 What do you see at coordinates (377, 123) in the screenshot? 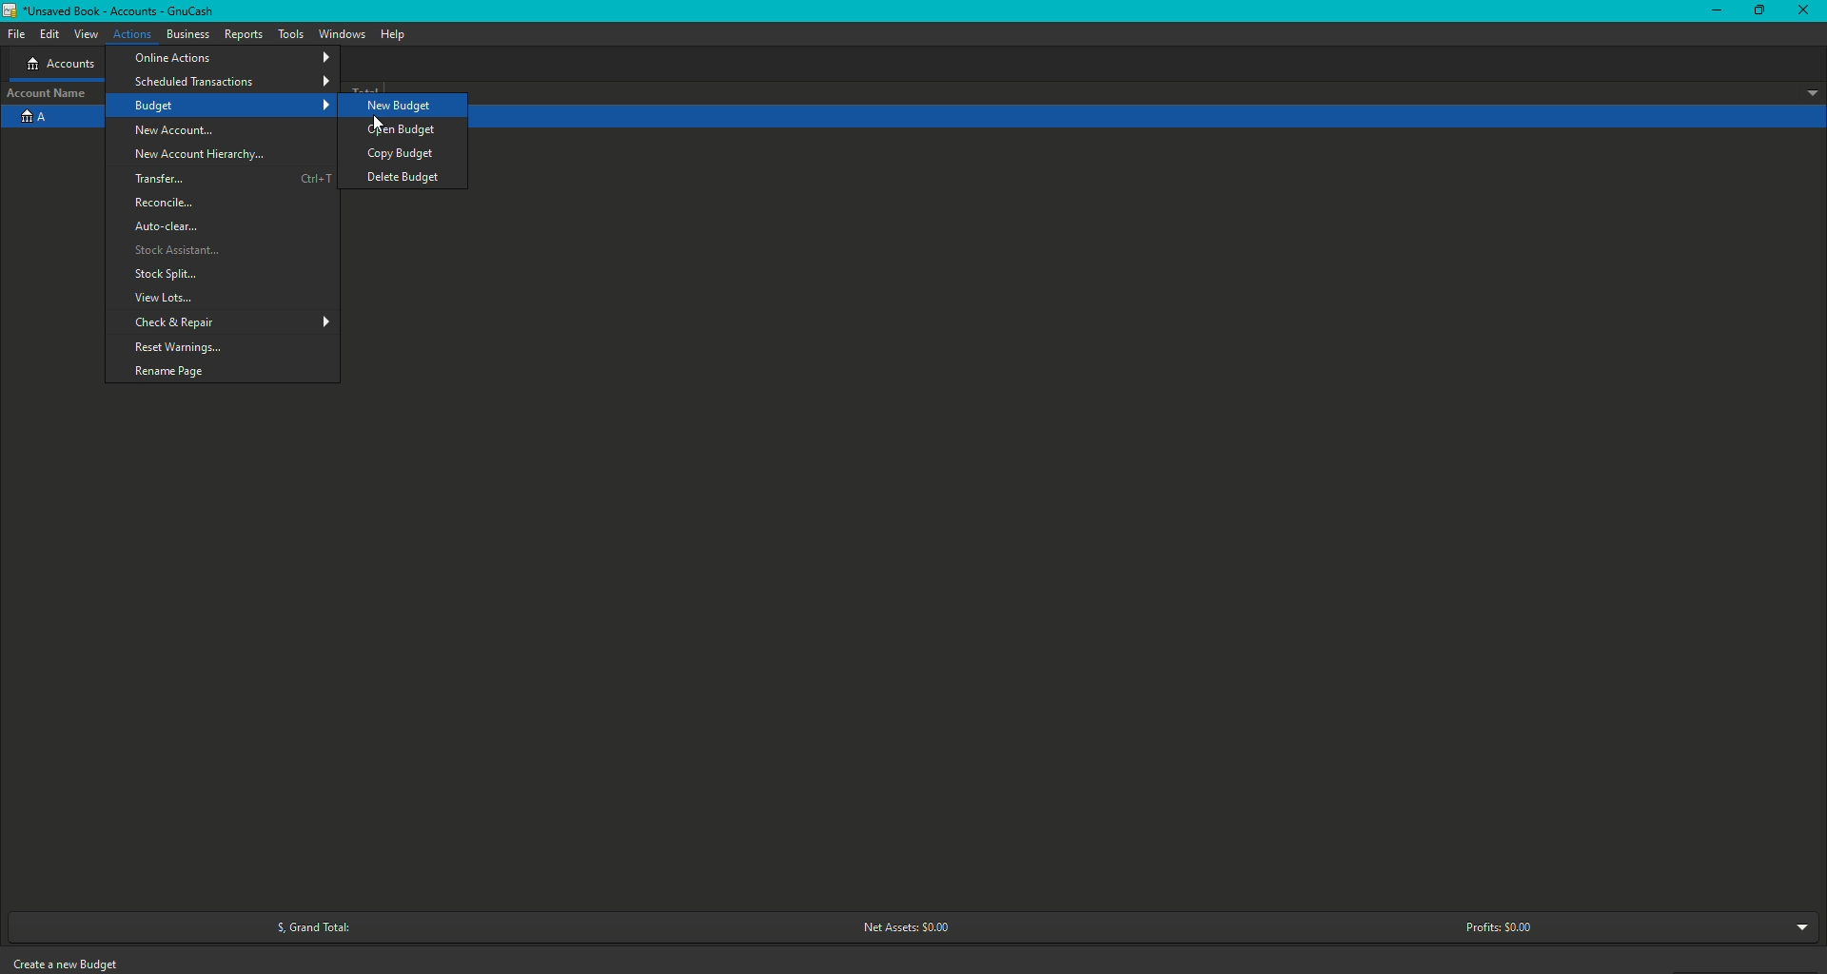
I see `Cursor` at bounding box center [377, 123].